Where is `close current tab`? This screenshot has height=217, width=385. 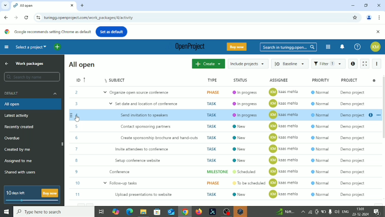 close current tab is located at coordinates (72, 6).